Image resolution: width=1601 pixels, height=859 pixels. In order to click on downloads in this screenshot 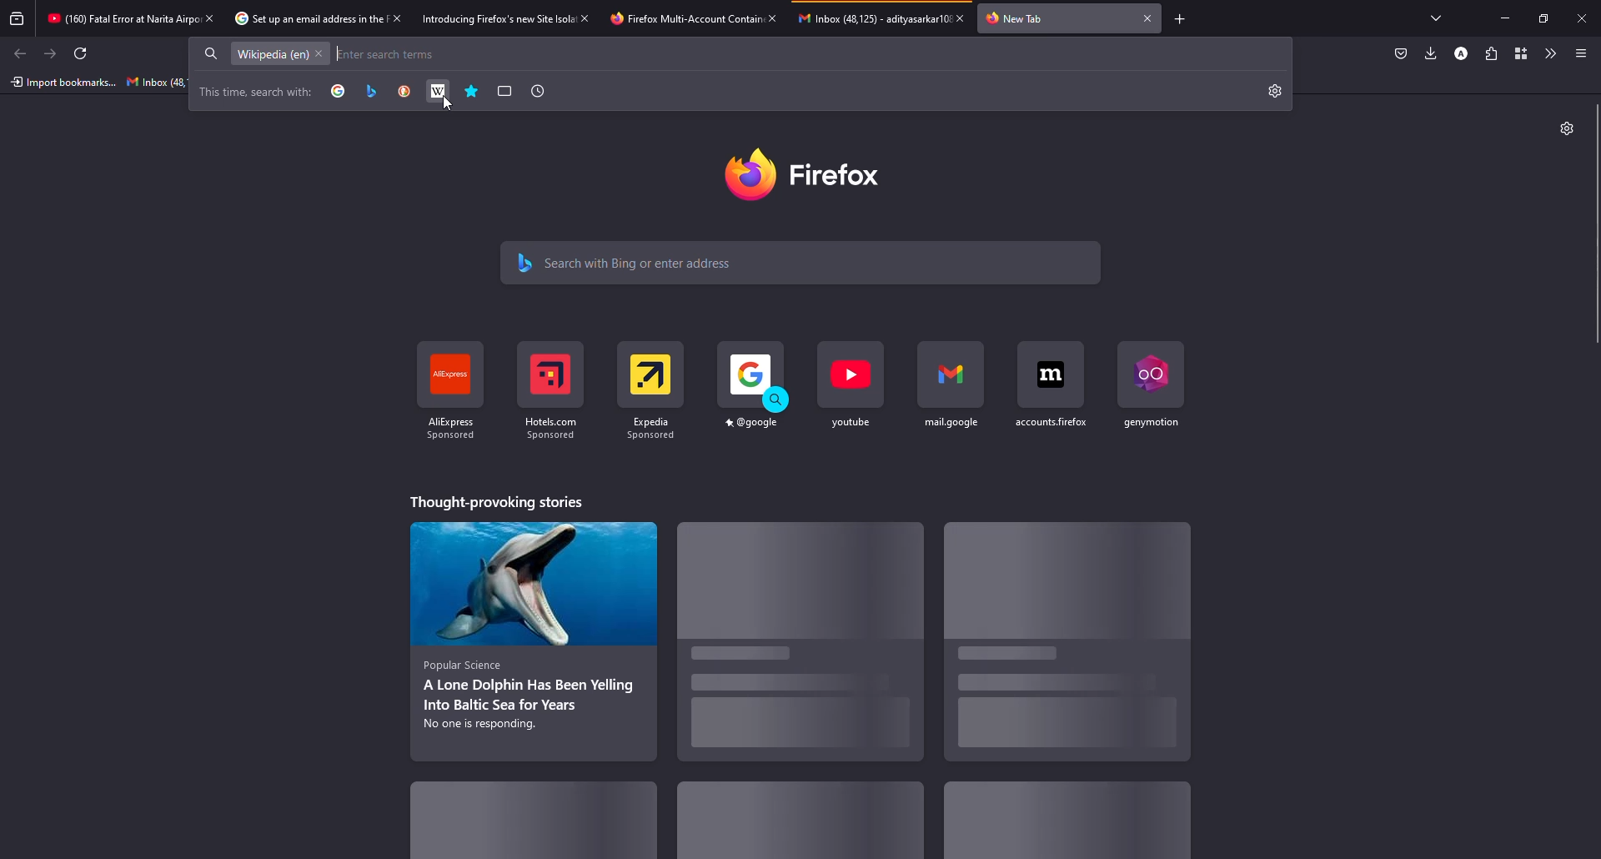, I will do `click(1431, 53)`.